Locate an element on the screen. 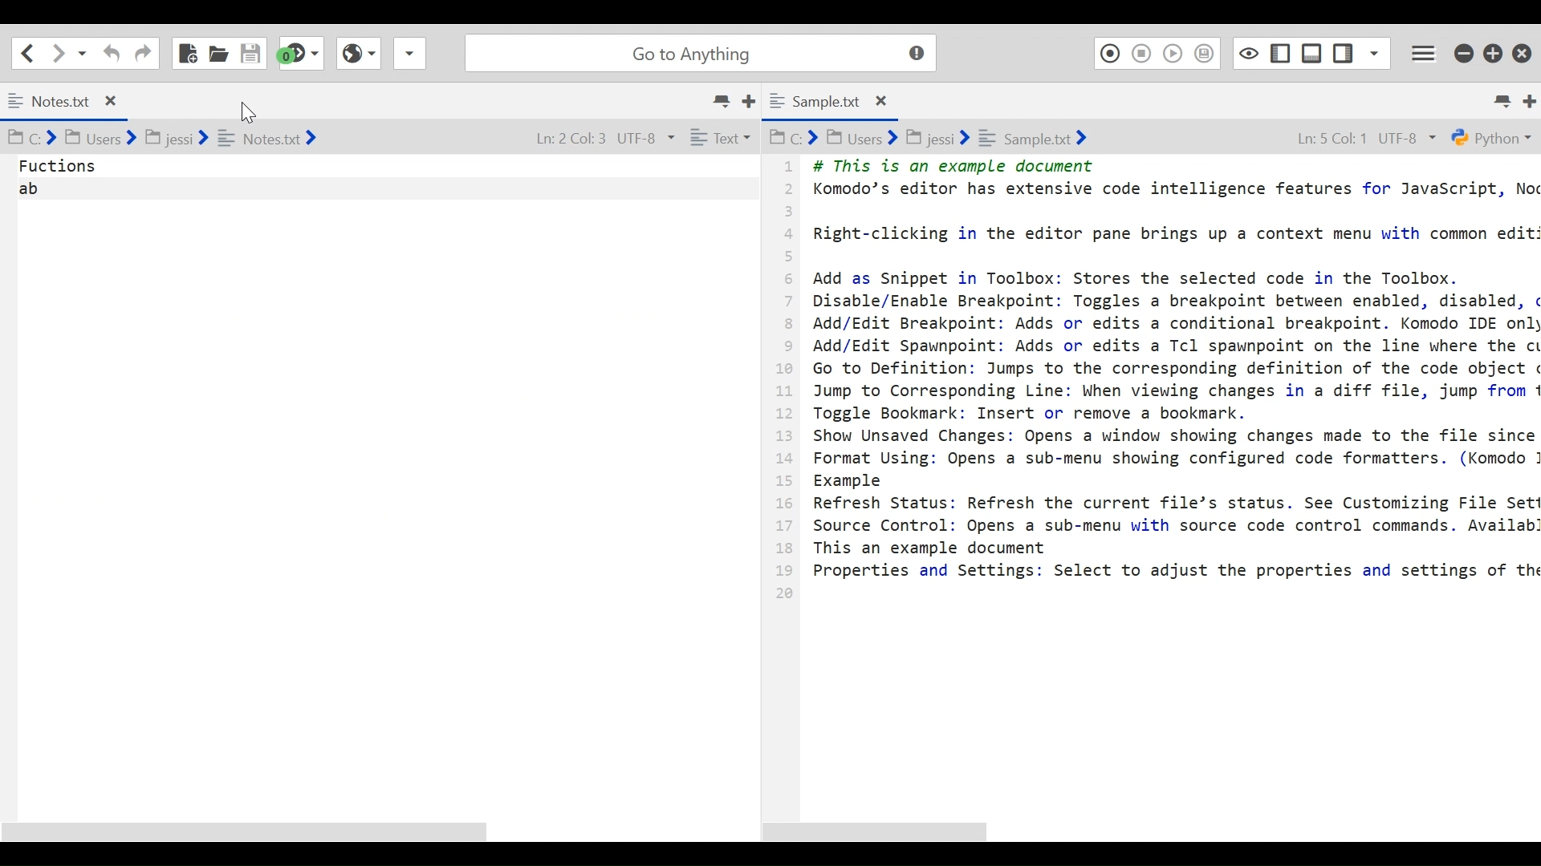  1  2 3 4 5 6 7 8 9 10 11 12 13 14 15 16 17 18 19 20 is located at coordinates (784, 386).